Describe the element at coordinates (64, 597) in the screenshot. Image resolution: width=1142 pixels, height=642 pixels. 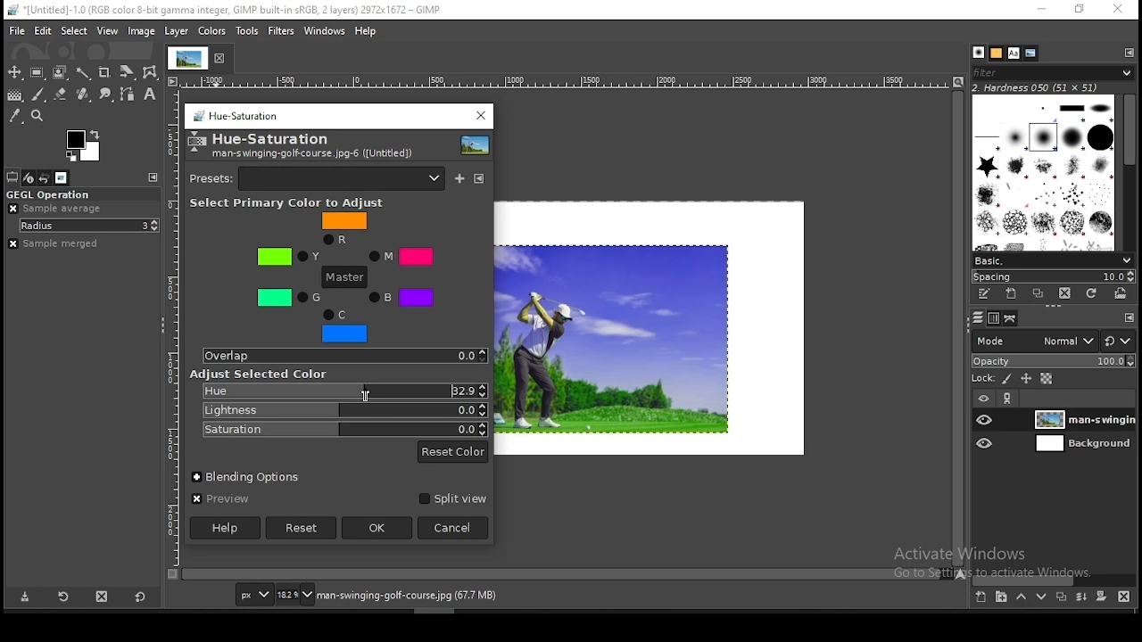
I see `restore tool preset` at that location.